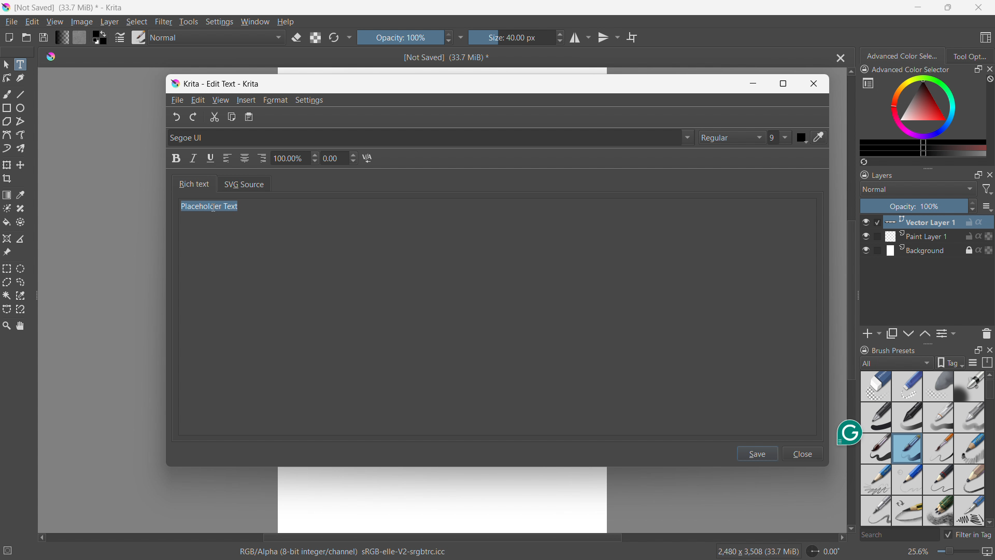 This screenshot has width=995, height=560. I want to click on text tool selected, so click(20, 64).